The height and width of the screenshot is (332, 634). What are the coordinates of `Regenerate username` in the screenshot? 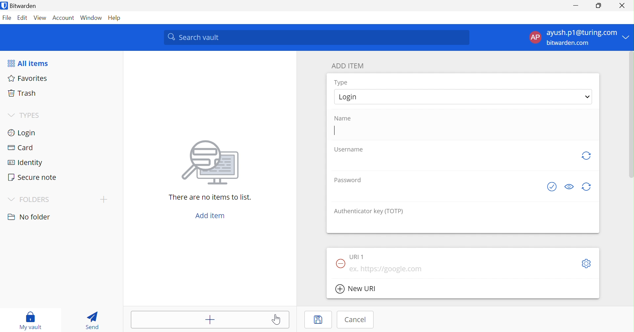 It's located at (586, 156).